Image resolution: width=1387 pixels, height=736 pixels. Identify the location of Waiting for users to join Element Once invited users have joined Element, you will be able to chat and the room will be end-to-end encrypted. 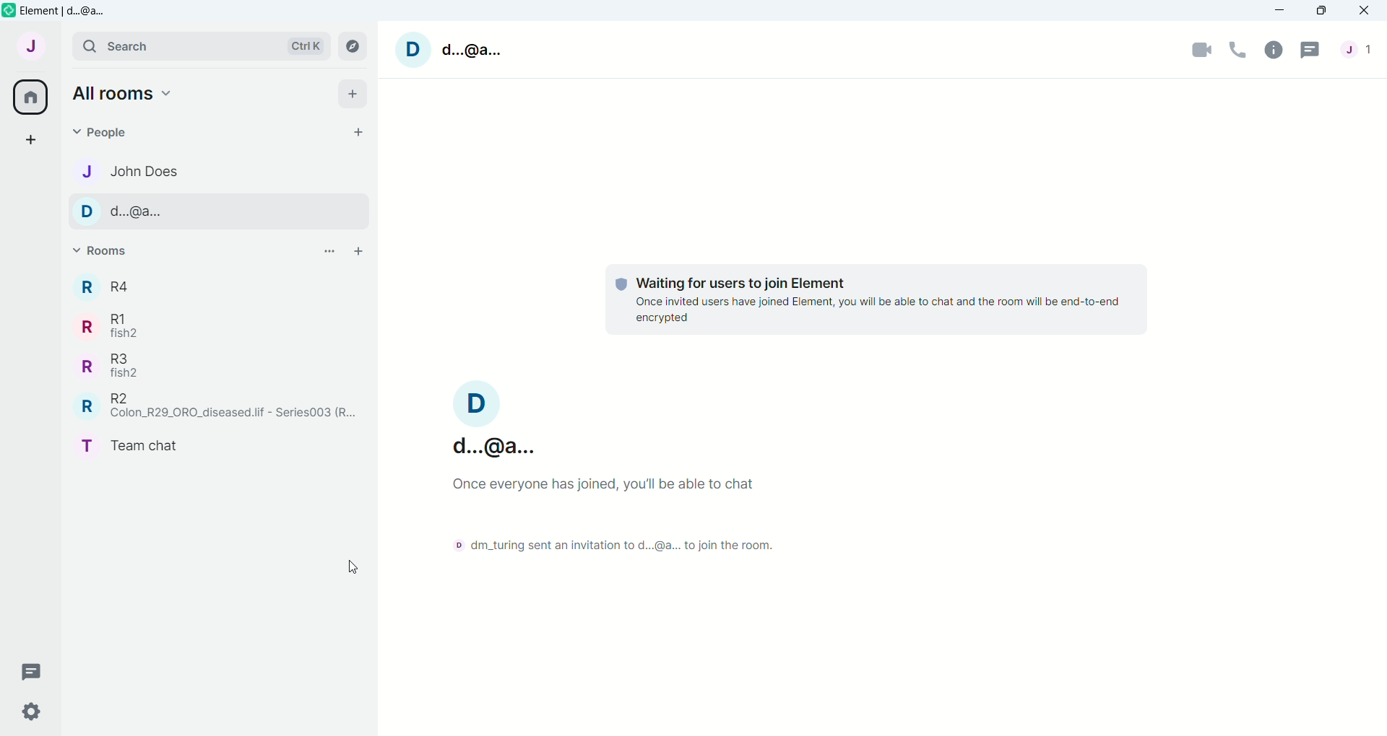
(876, 300).